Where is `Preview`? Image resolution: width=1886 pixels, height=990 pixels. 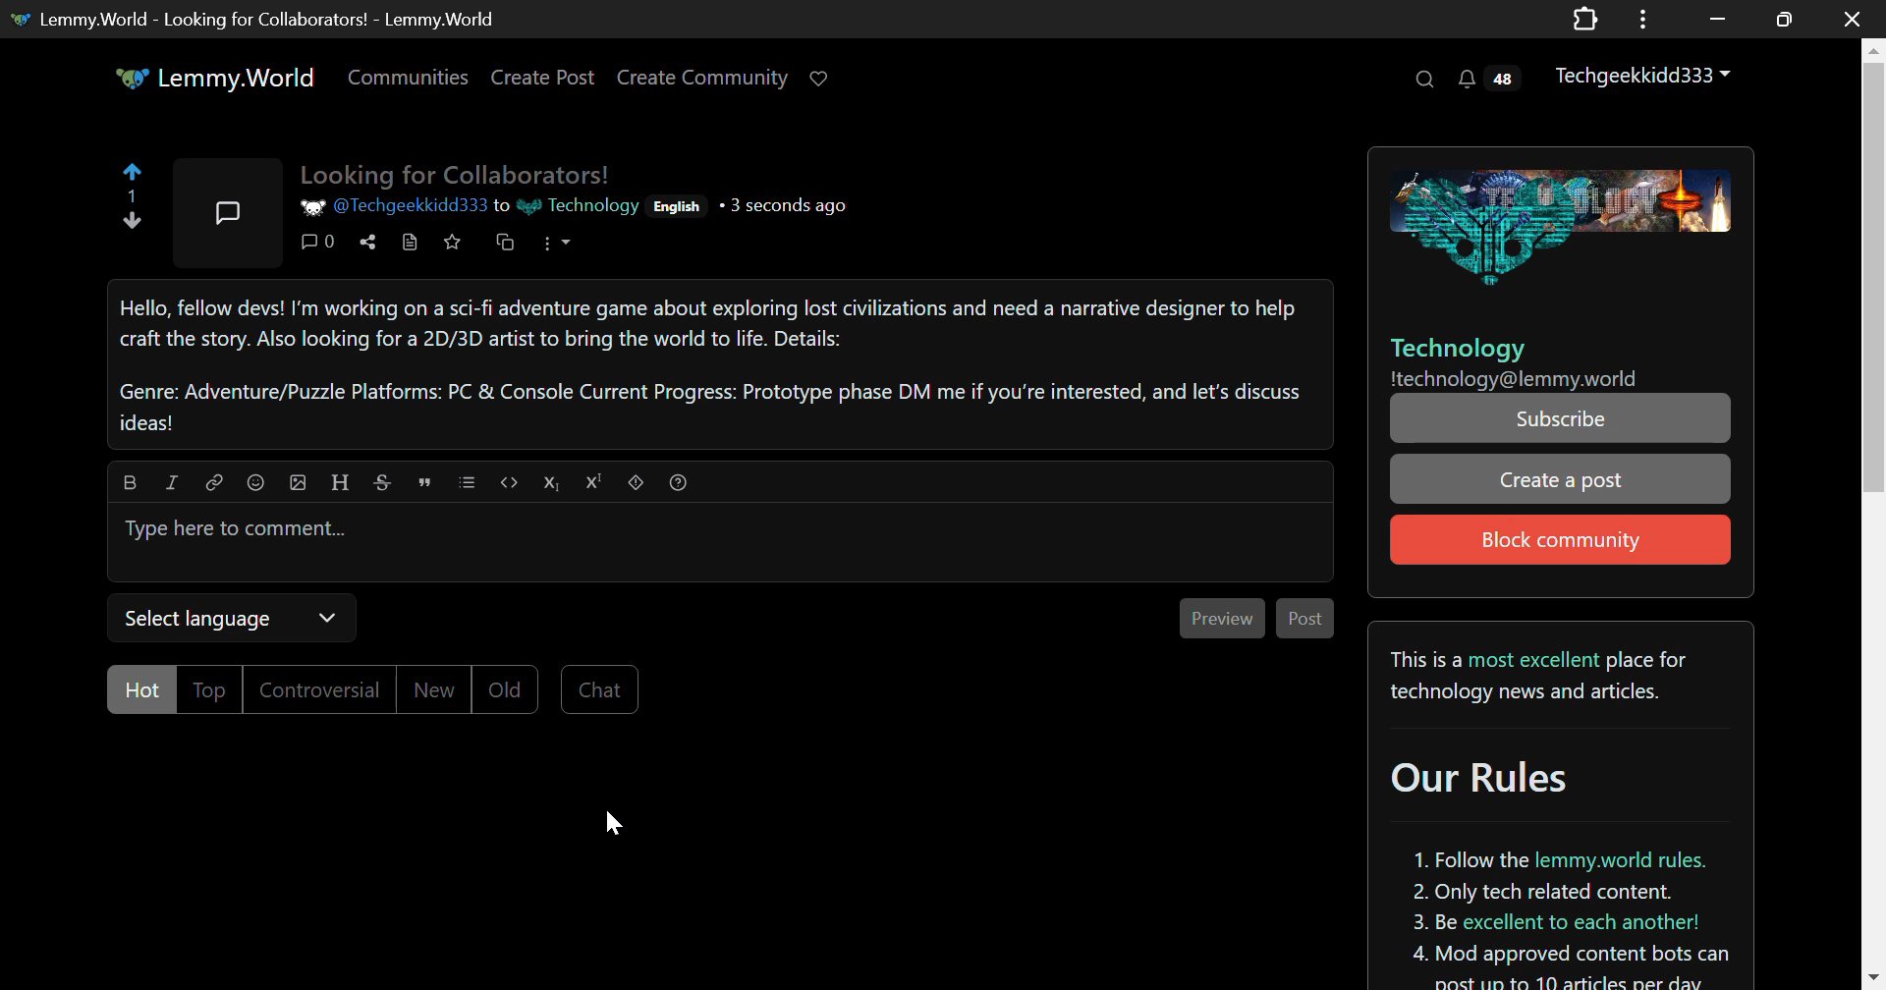
Preview is located at coordinates (1226, 617).